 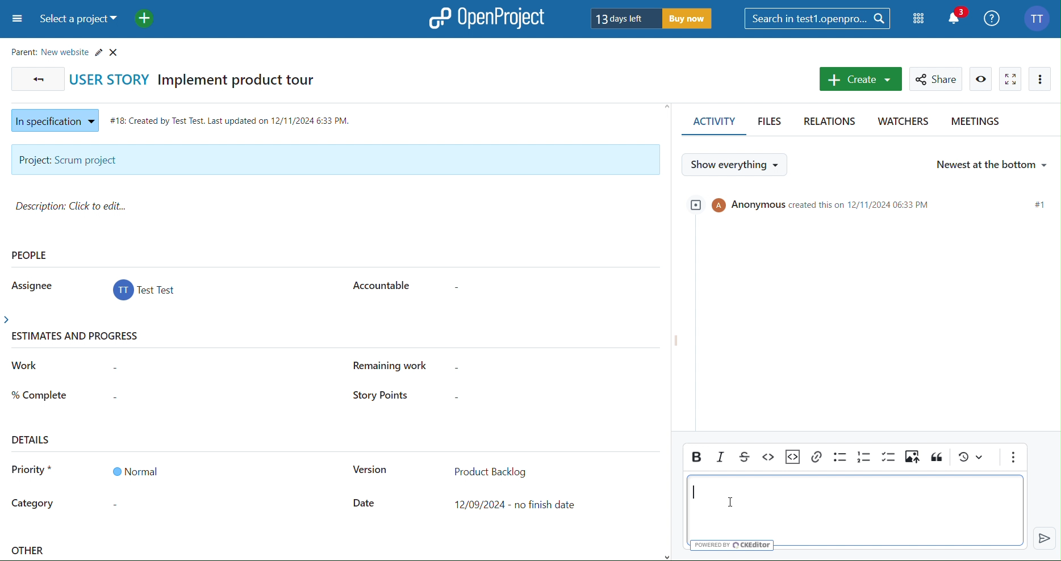 What do you see at coordinates (958, 17) in the screenshot?
I see `Notifications` at bounding box center [958, 17].